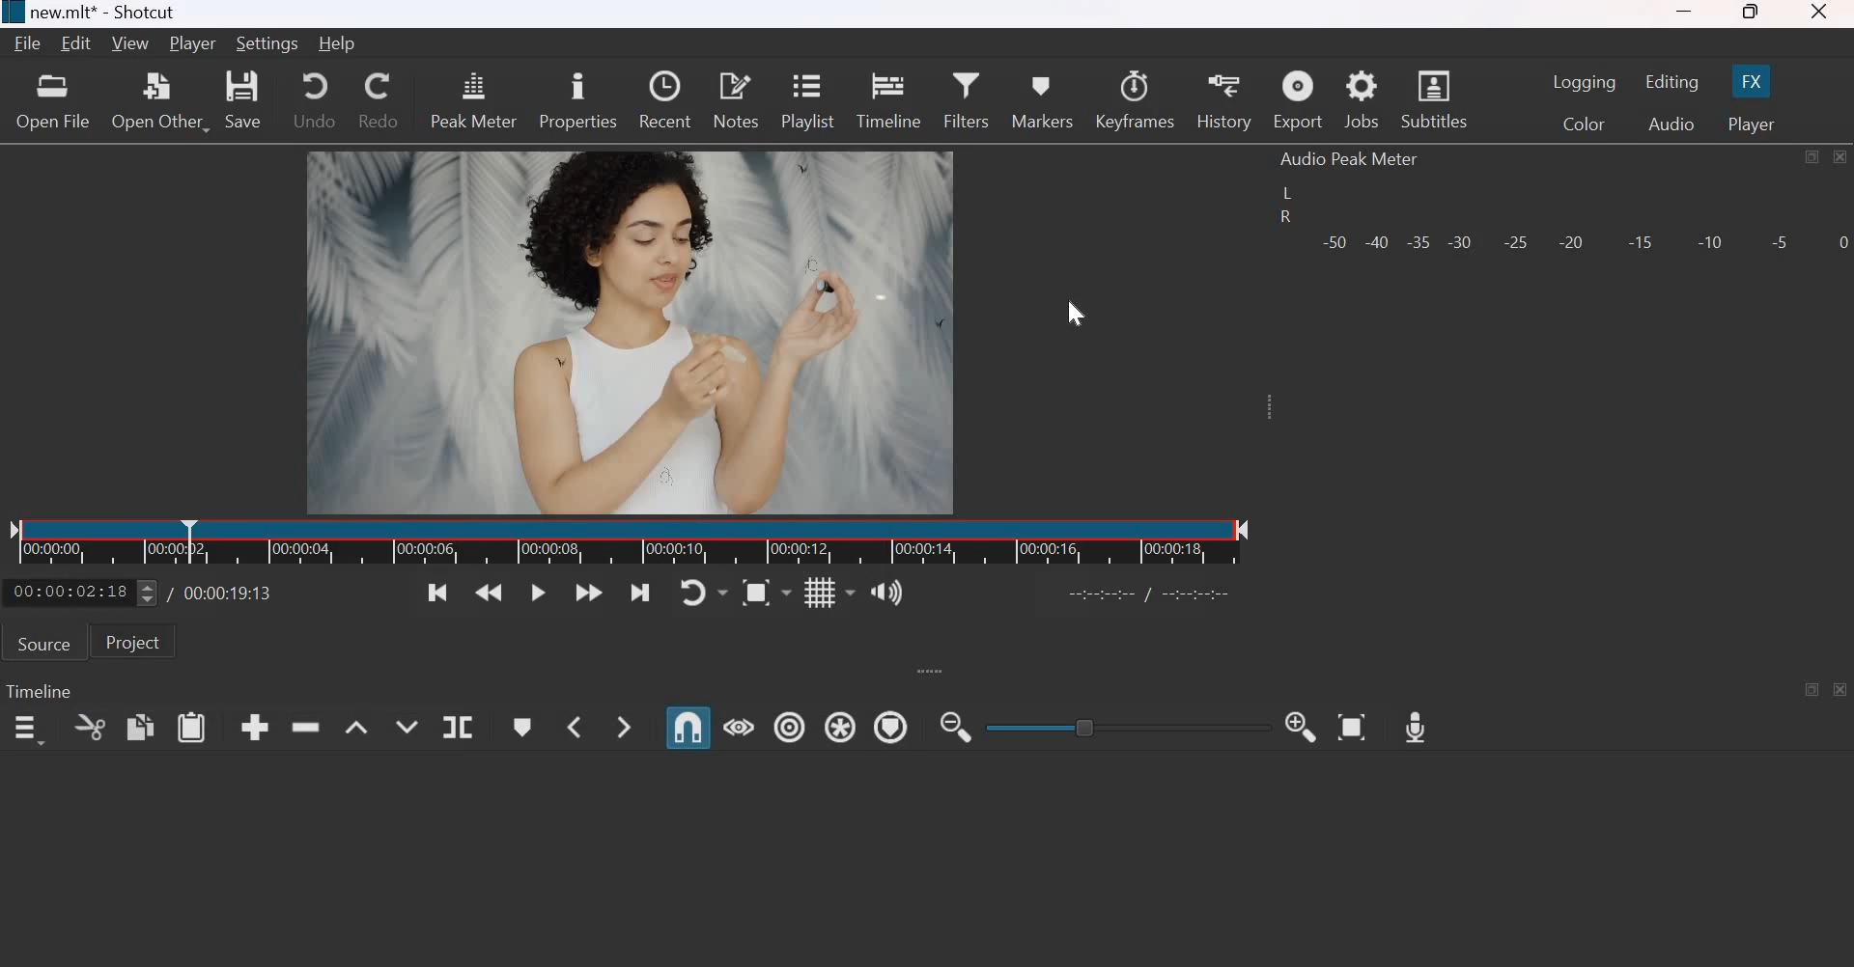  What do you see at coordinates (129, 45) in the screenshot?
I see `View` at bounding box center [129, 45].